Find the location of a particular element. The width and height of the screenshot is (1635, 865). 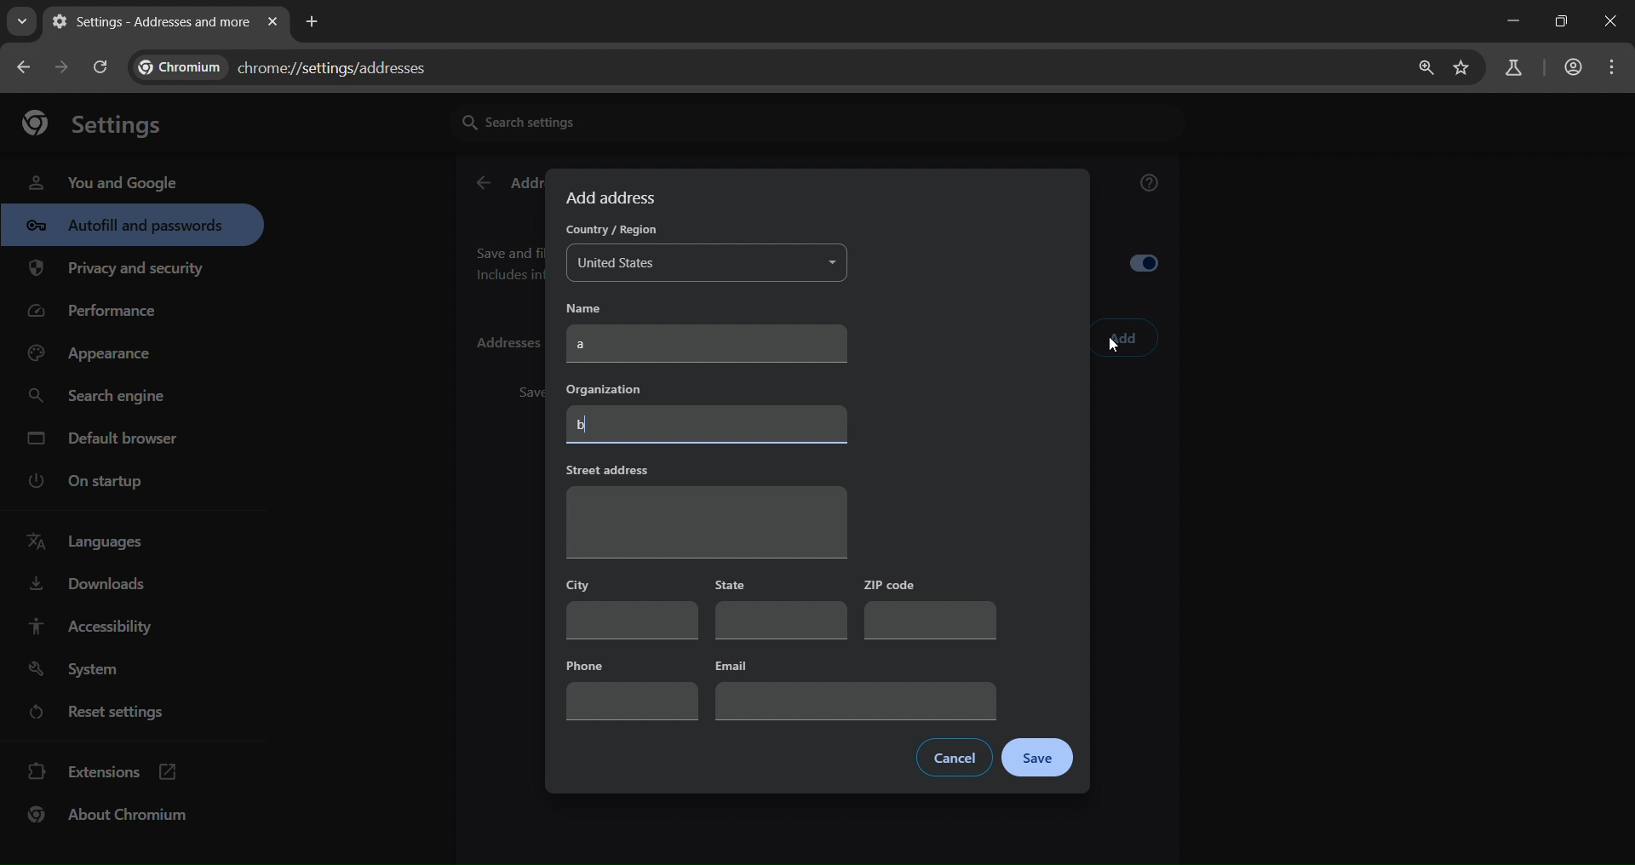

go back one page is located at coordinates (65, 66).